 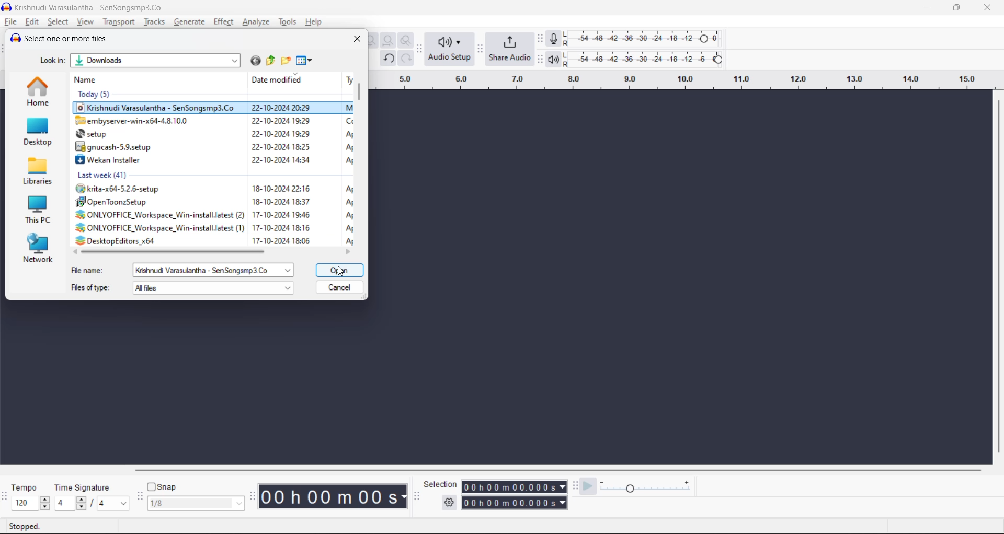 I want to click on 00 h 00m 00s, so click(x=335, y=497).